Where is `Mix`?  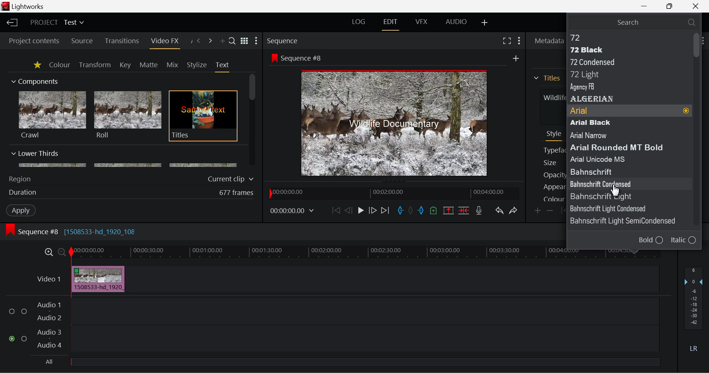 Mix is located at coordinates (172, 65).